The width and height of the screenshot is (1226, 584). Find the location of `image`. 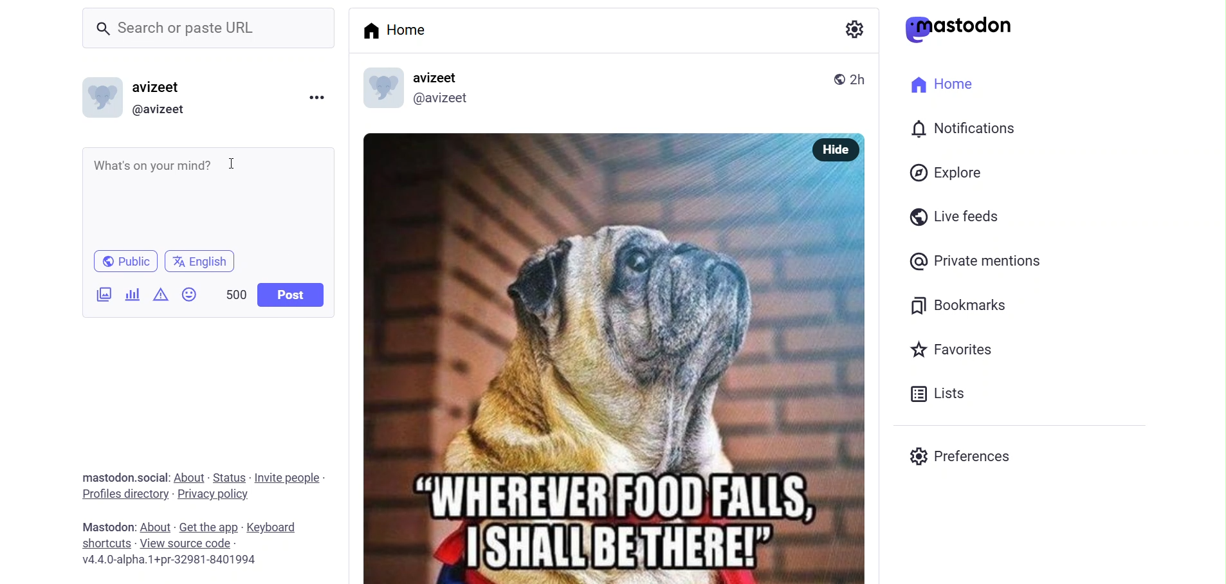

image is located at coordinates (574, 359).